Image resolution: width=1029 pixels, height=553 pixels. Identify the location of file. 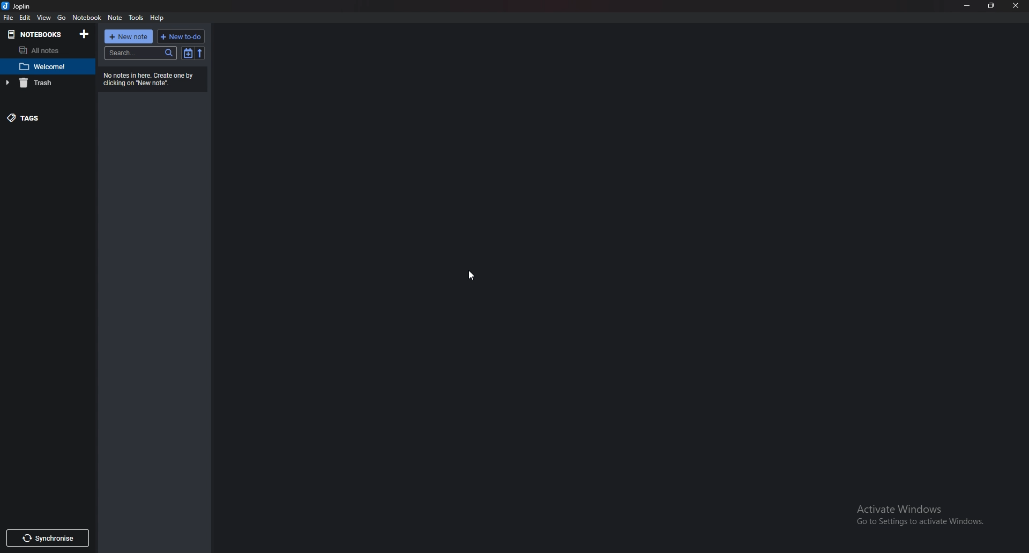
(10, 17).